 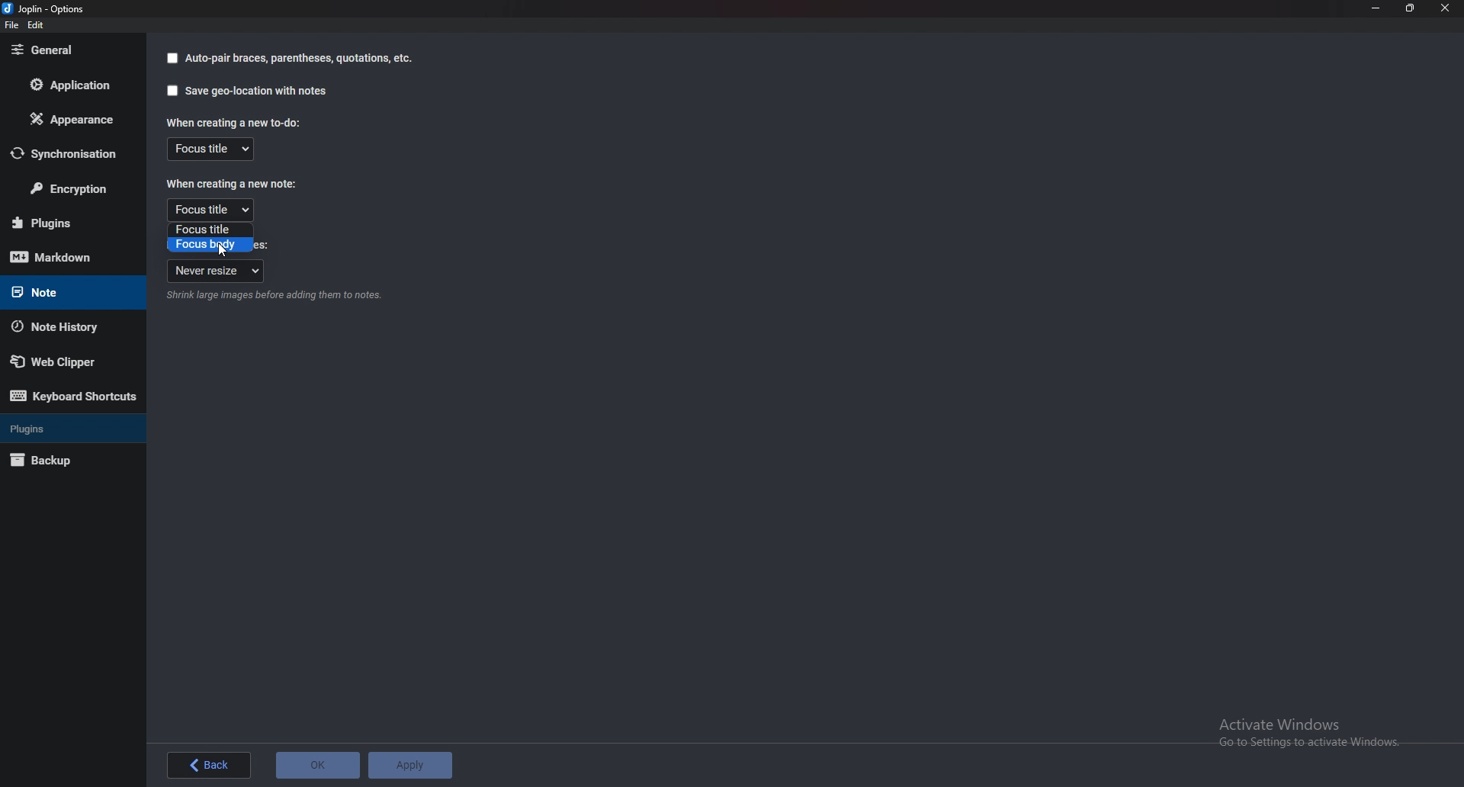 I want to click on minimize, so click(x=1374, y=8).